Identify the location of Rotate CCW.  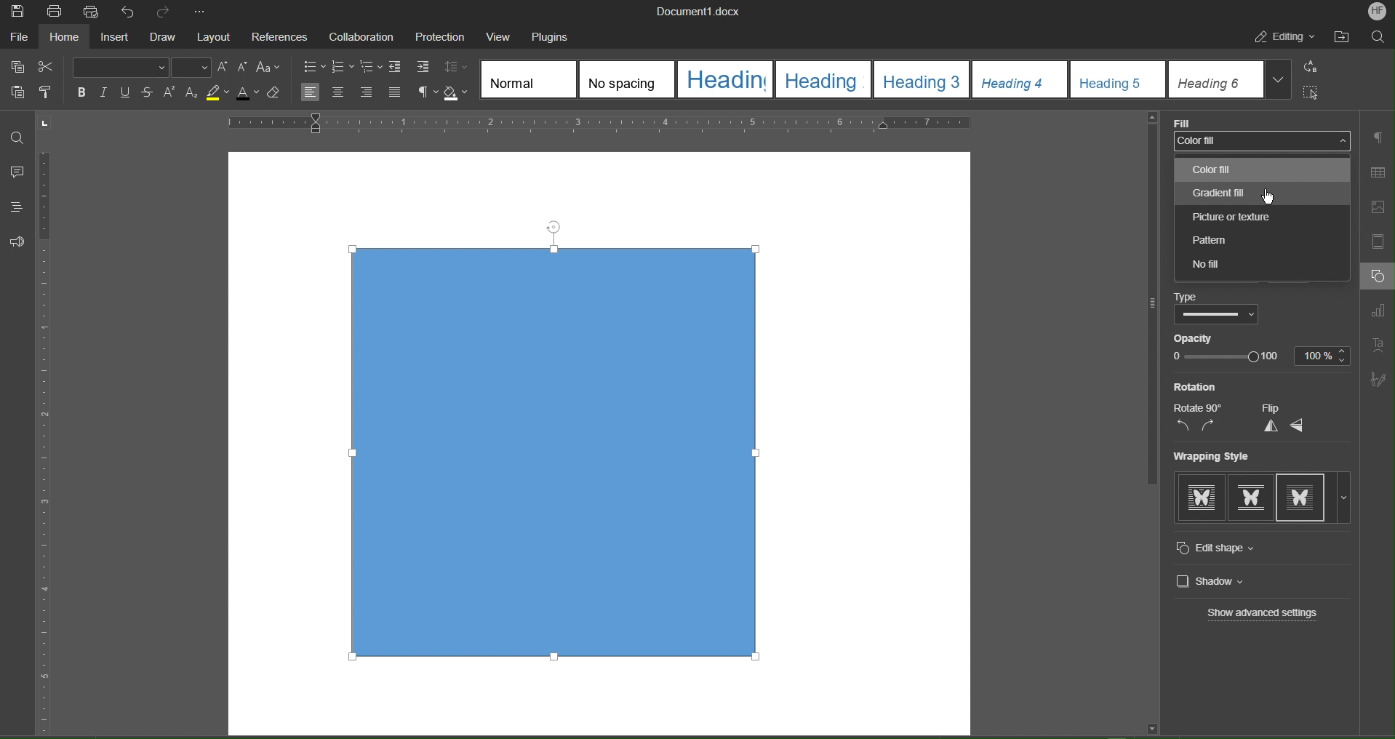
(1182, 427).